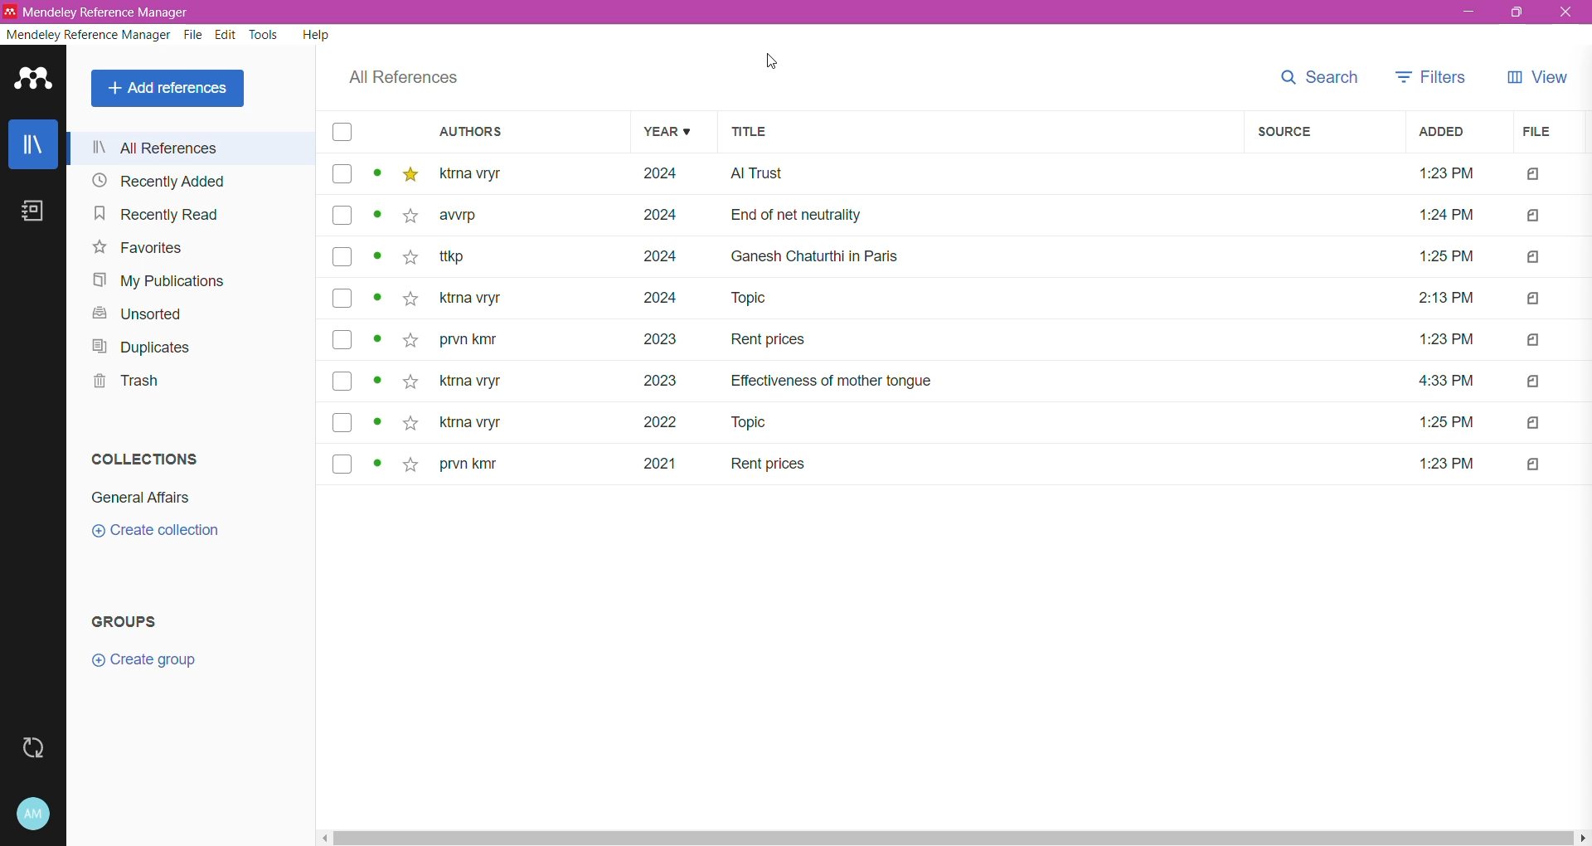 The image size is (1592, 846). I want to click on Search, so click(1318, 77).